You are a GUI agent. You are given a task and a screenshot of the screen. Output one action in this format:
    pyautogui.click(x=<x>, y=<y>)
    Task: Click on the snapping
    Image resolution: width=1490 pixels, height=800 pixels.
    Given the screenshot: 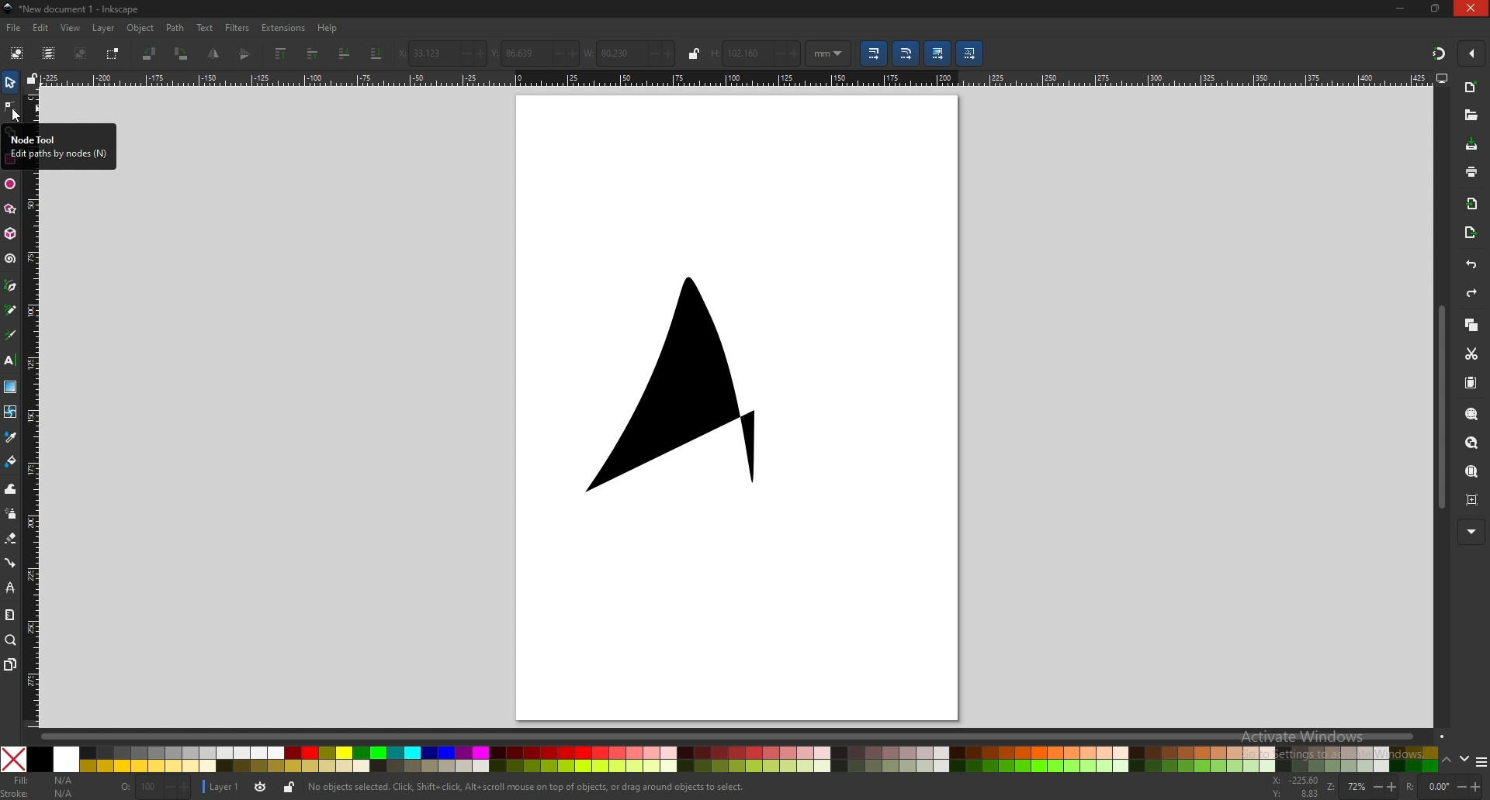 What is the action you would take?
    pyautogui.click(x=1439, y=54)
    